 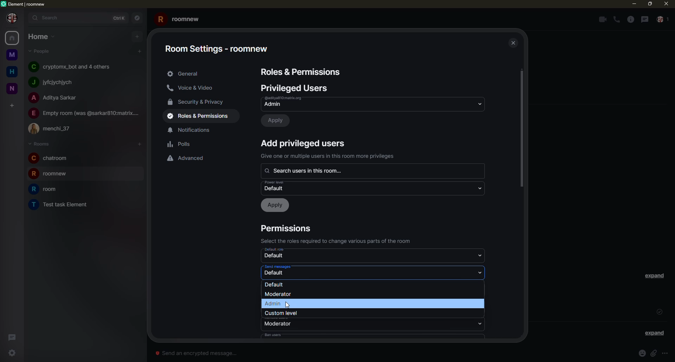 I want to click on roles, so click(x=201, y=116).